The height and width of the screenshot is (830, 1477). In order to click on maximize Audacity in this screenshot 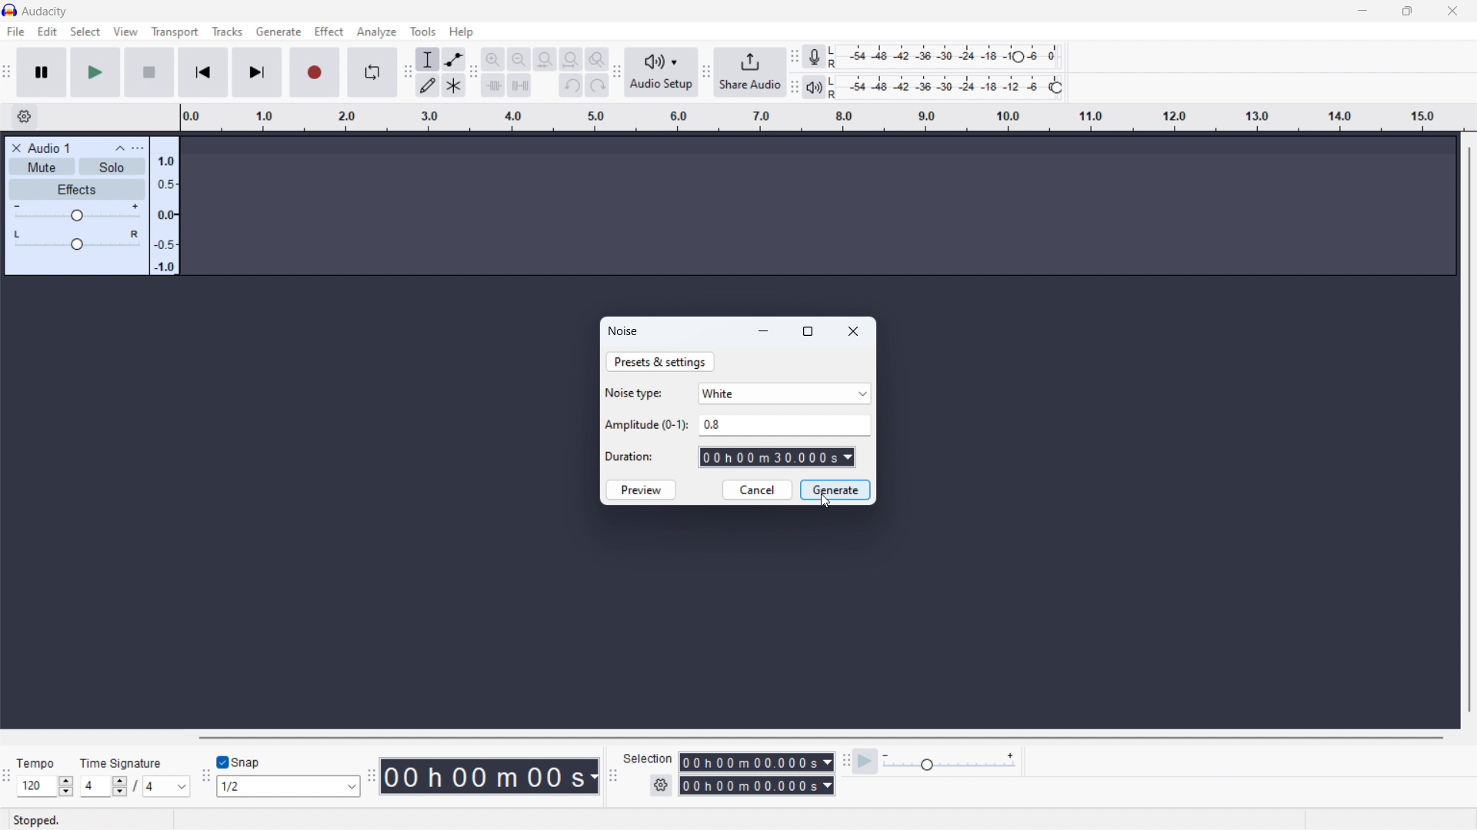, I will do `click(1407, 12)`.